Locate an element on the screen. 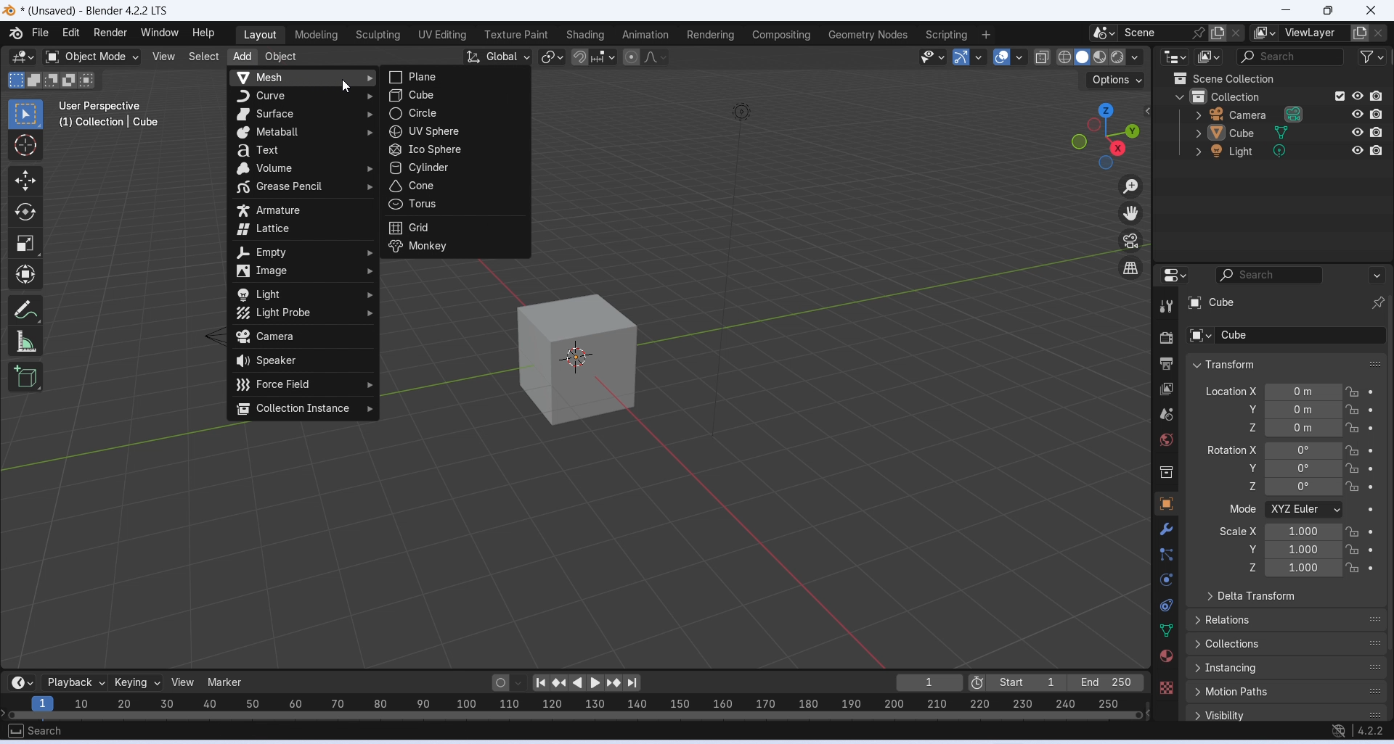 This screenshot has width=1394, height=744. proportional editing fall off is located at coordinates (656, 56).